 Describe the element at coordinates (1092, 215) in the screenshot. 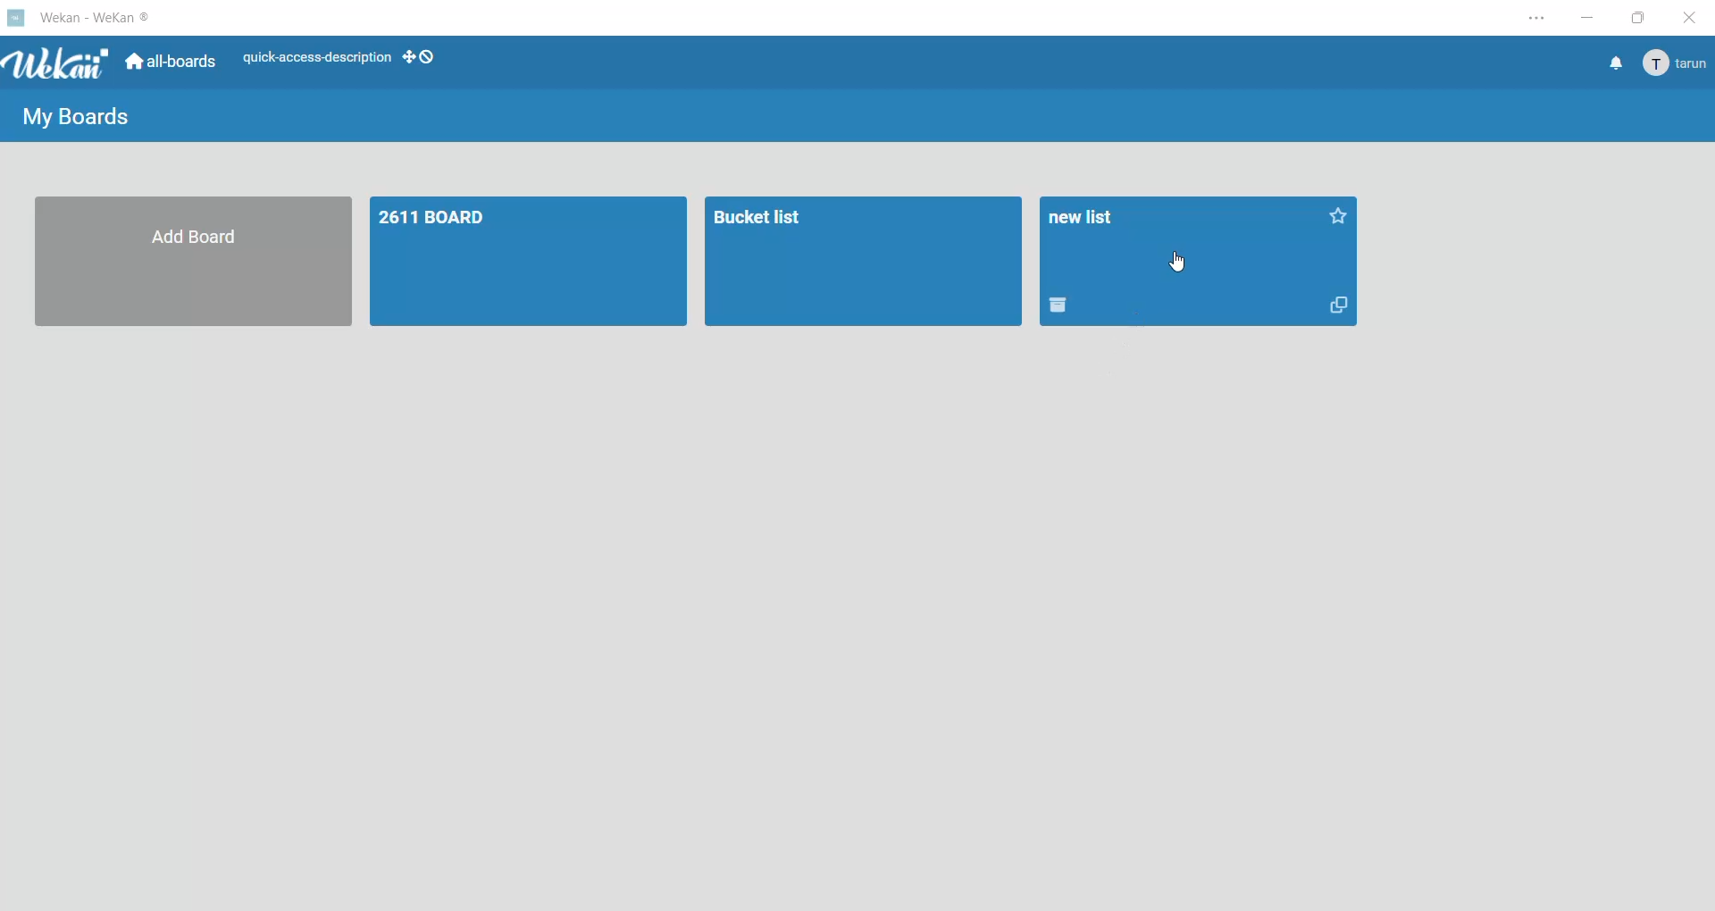

I see `board title` at that location.